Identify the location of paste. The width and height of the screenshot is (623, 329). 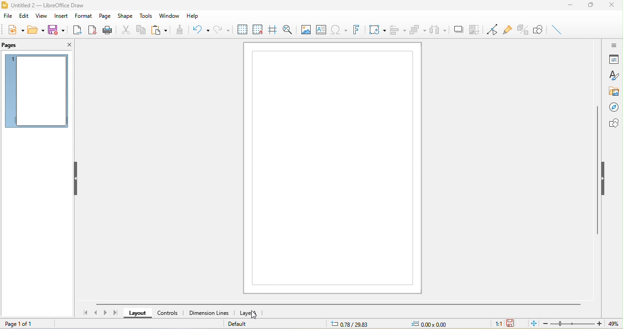
(159, 31).